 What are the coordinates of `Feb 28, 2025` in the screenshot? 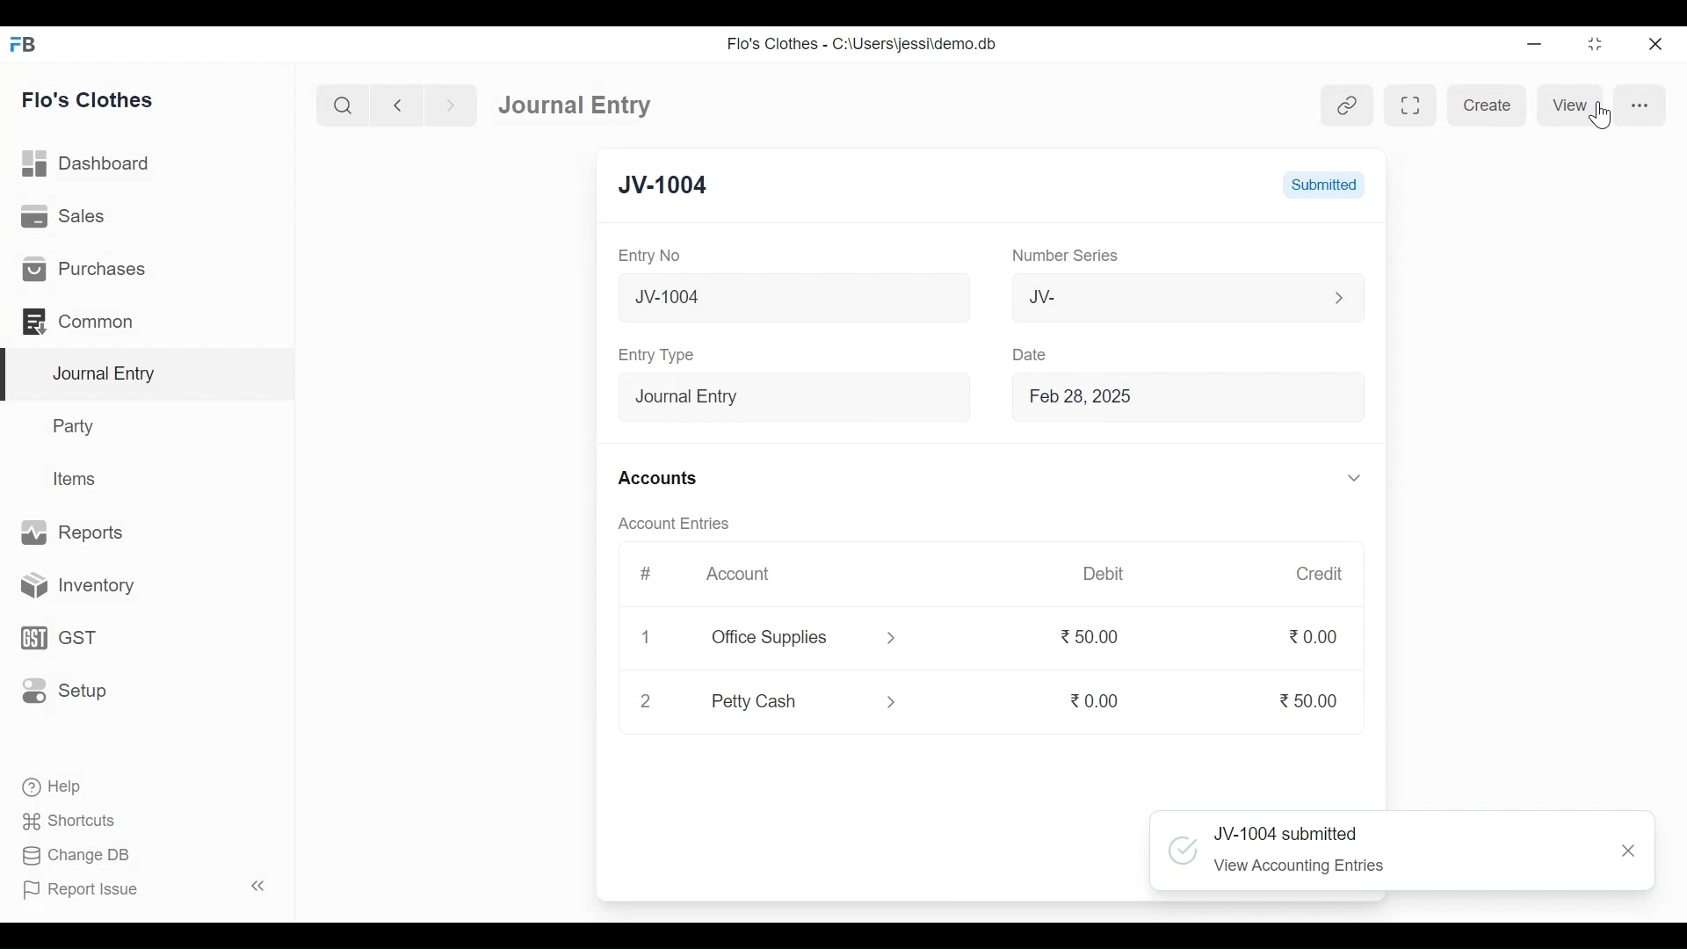 It's located at (1171, 400).